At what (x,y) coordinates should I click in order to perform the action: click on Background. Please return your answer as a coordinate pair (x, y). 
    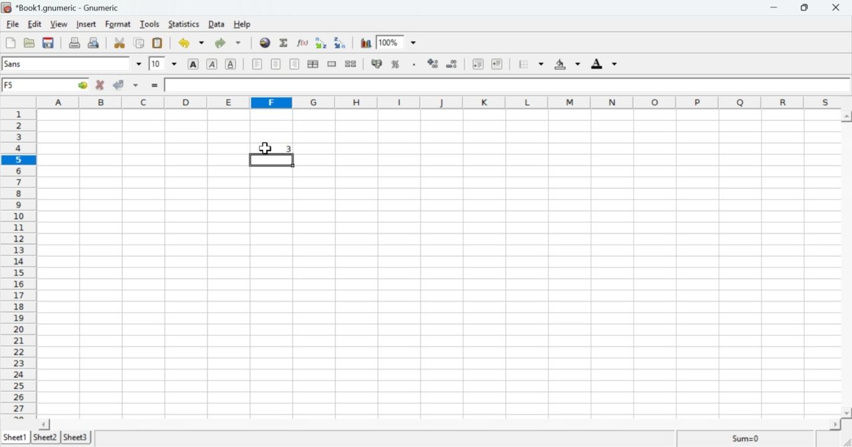
    Looking at the image, I should click on (564, 64).